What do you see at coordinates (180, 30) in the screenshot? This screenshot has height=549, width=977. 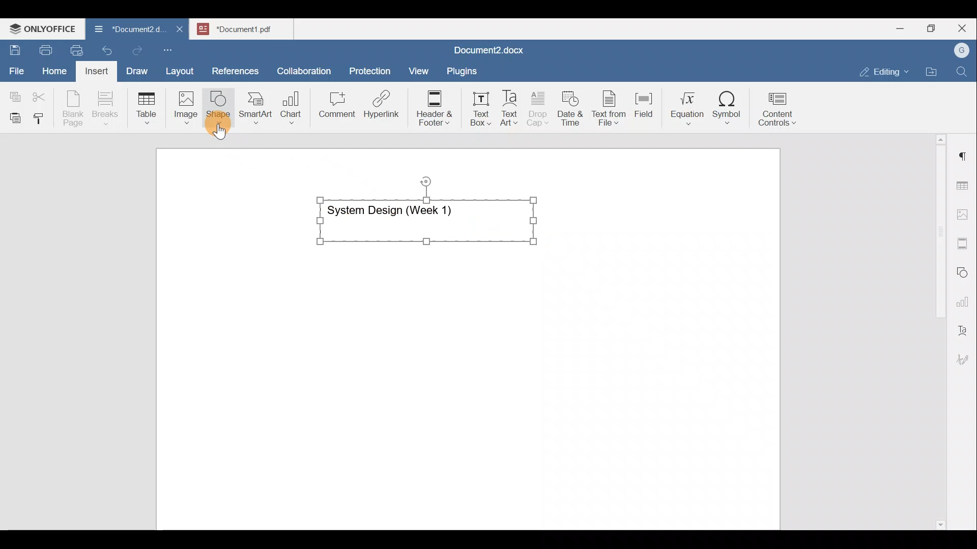 I see `Close document` at bounding box center [180, 30].